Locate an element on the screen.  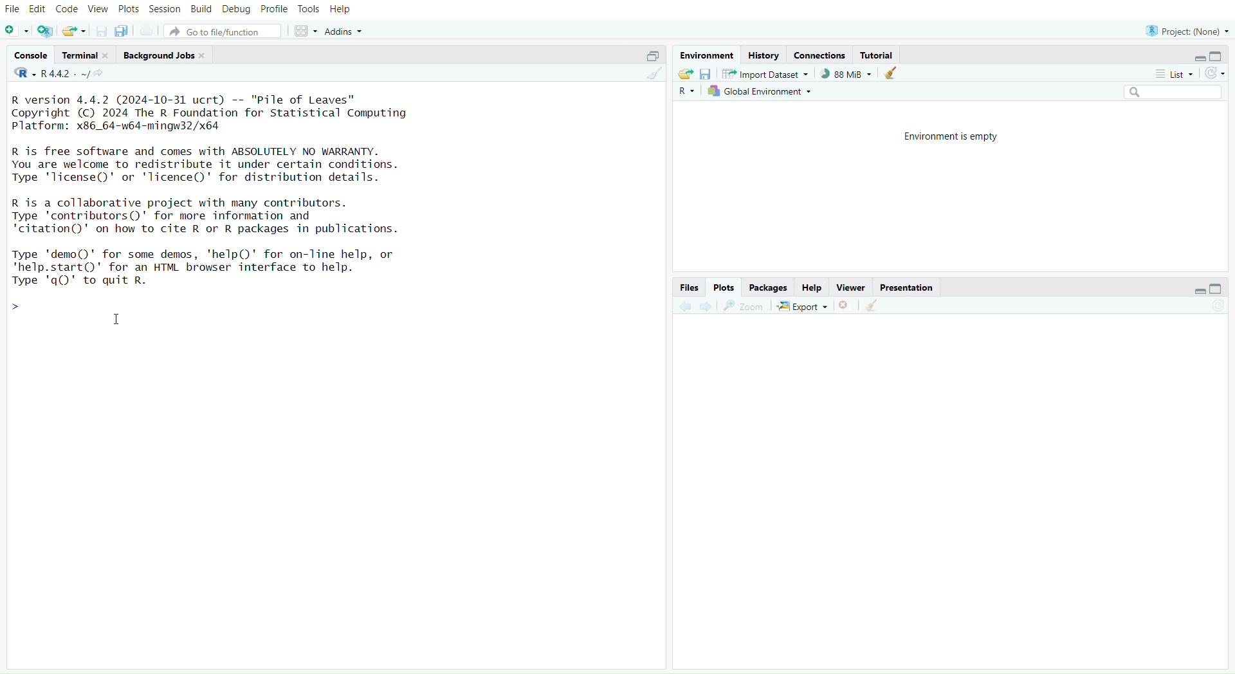
backward is located at coordinates (685, 305).